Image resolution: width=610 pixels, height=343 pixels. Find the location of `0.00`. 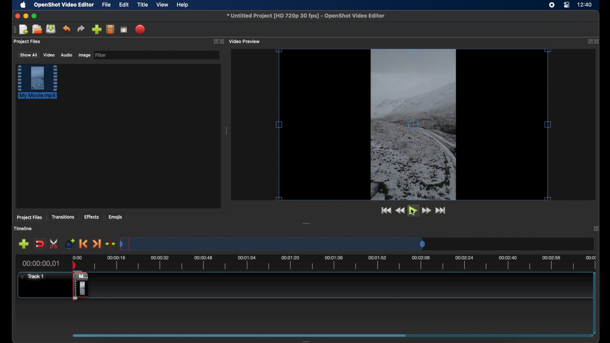

0.00 is located at coordinates (76, 257).